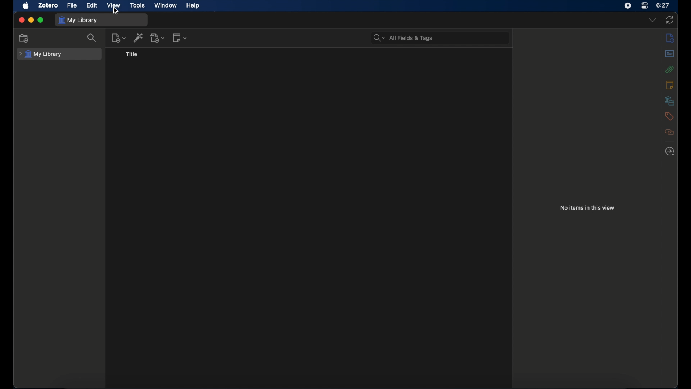  I want to click on apple icon, so click(26, 5).